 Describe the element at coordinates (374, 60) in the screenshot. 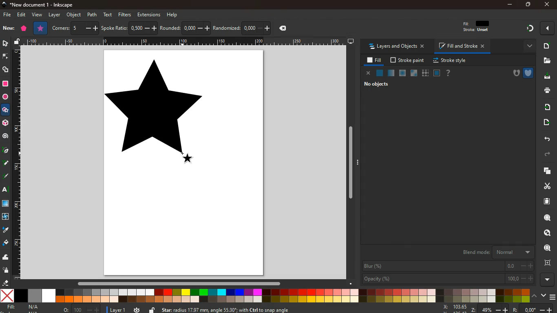

I see `fill` at that location.